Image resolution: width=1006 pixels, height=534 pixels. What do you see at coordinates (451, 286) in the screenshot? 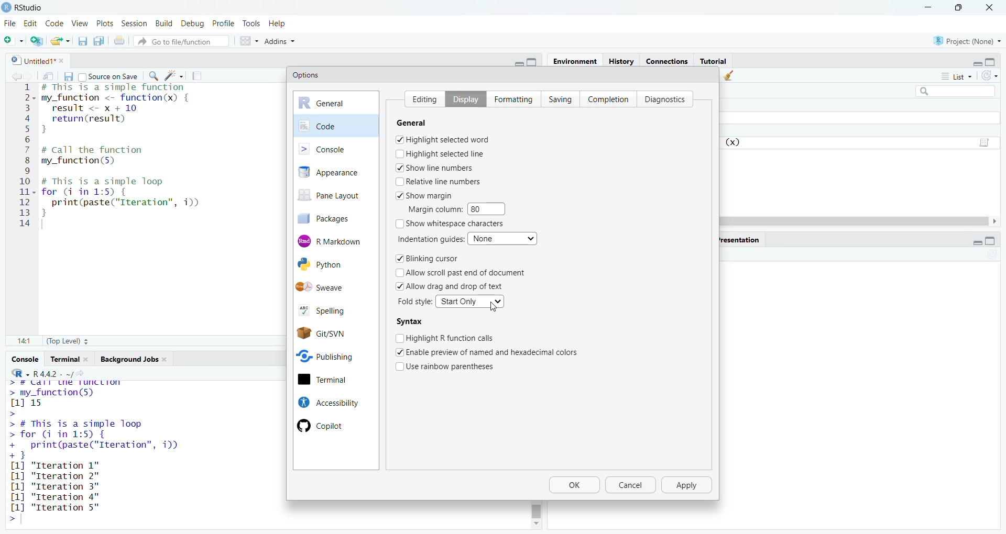
I see `allow drag and drop of text` at bounding box center [451, 286].